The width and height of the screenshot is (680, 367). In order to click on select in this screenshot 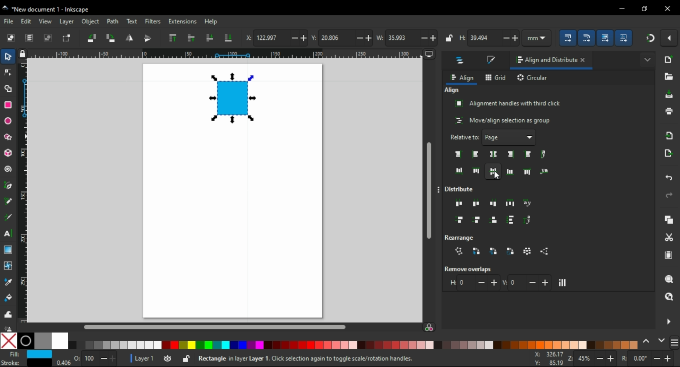, I will do `click(9, 58)`.